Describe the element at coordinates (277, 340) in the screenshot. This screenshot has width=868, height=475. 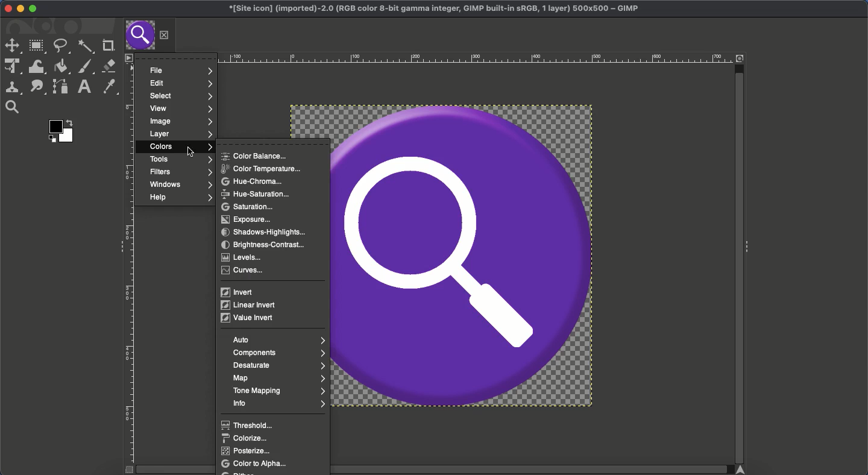
I see `Auto` at that location.